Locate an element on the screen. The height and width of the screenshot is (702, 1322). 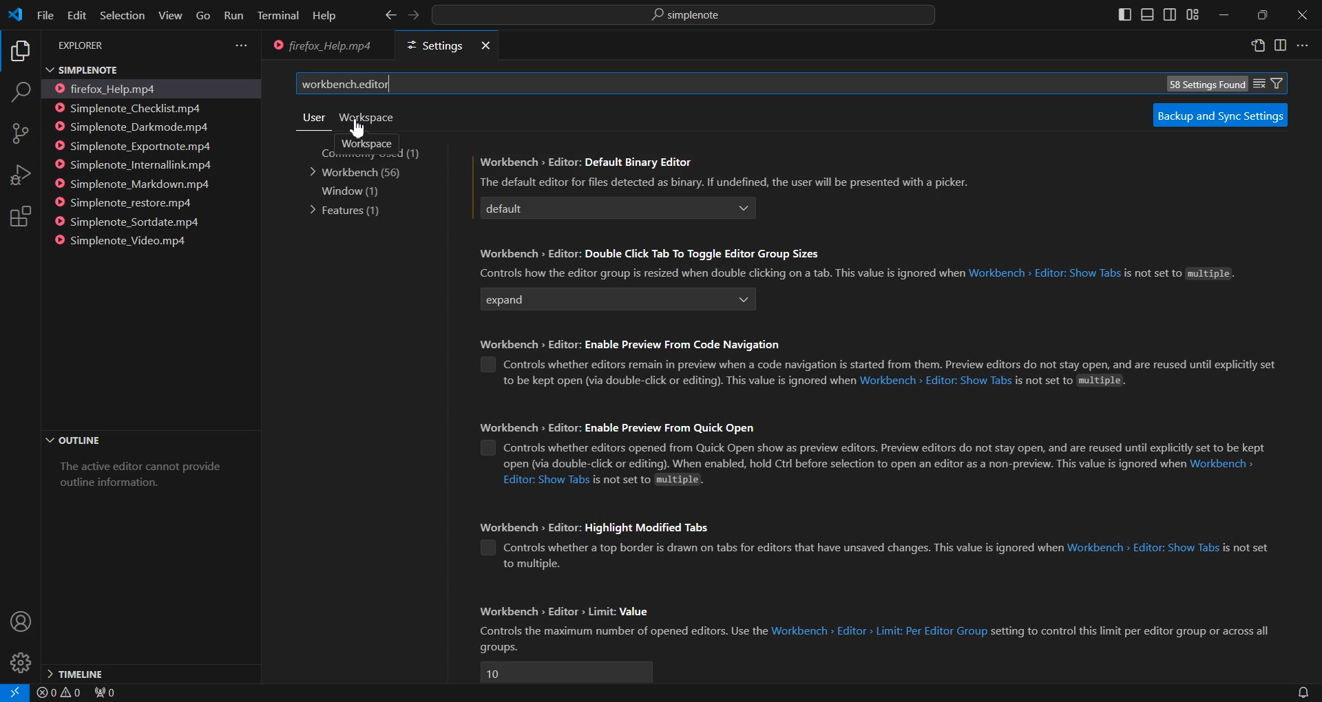
Drop down box is located at coordinates (746, 299).